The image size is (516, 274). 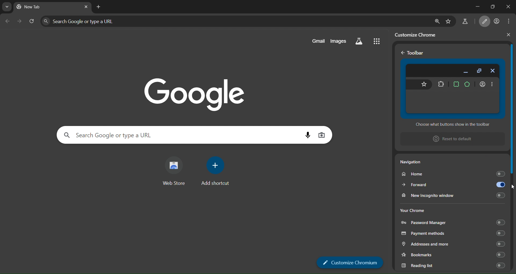 I want to click on new tab, so click(x=99, y=7).